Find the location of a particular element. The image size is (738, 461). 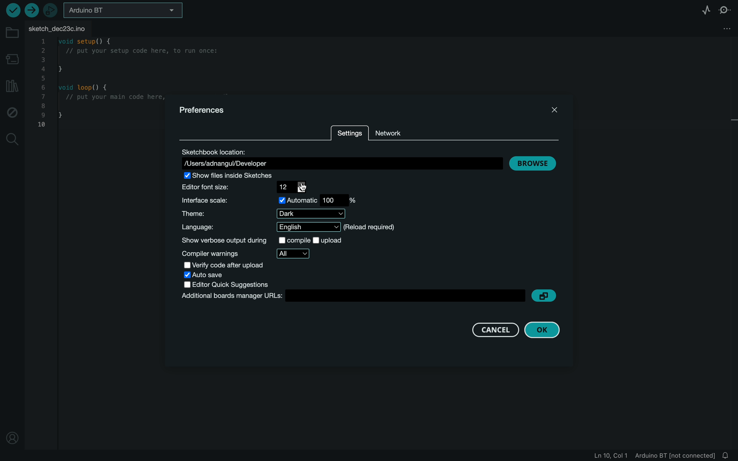

profile is located at coordinates (12, 440).